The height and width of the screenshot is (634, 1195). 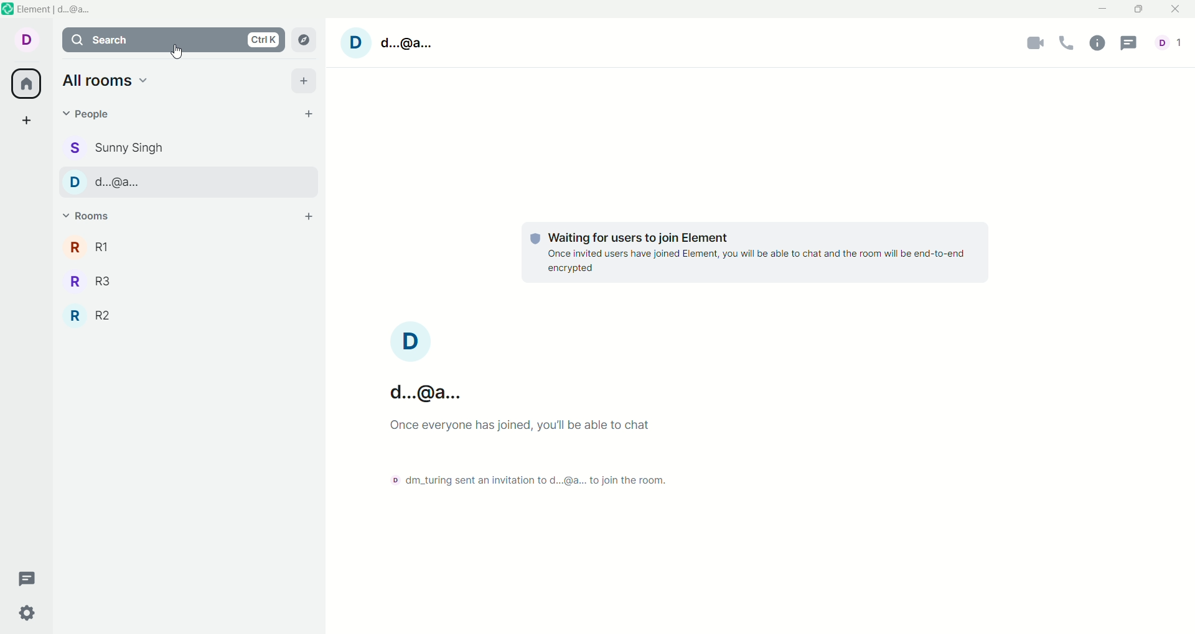 What do you see at coordinates (1130, 42) in the screenshot?
I see `threads` at bounding box center [1130, 42].